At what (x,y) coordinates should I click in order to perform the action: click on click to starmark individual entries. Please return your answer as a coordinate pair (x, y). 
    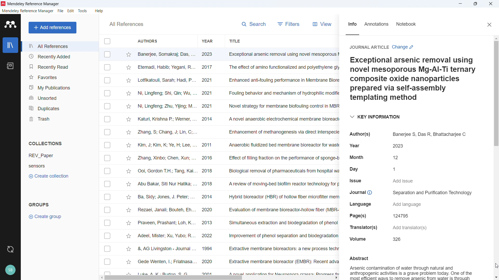
    Looking at the image, I should click on (129, 107).